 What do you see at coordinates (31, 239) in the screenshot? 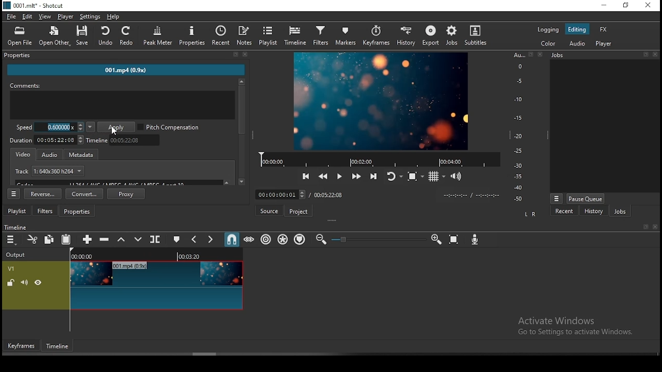
I see `cut` at bounding box center [31, 239].